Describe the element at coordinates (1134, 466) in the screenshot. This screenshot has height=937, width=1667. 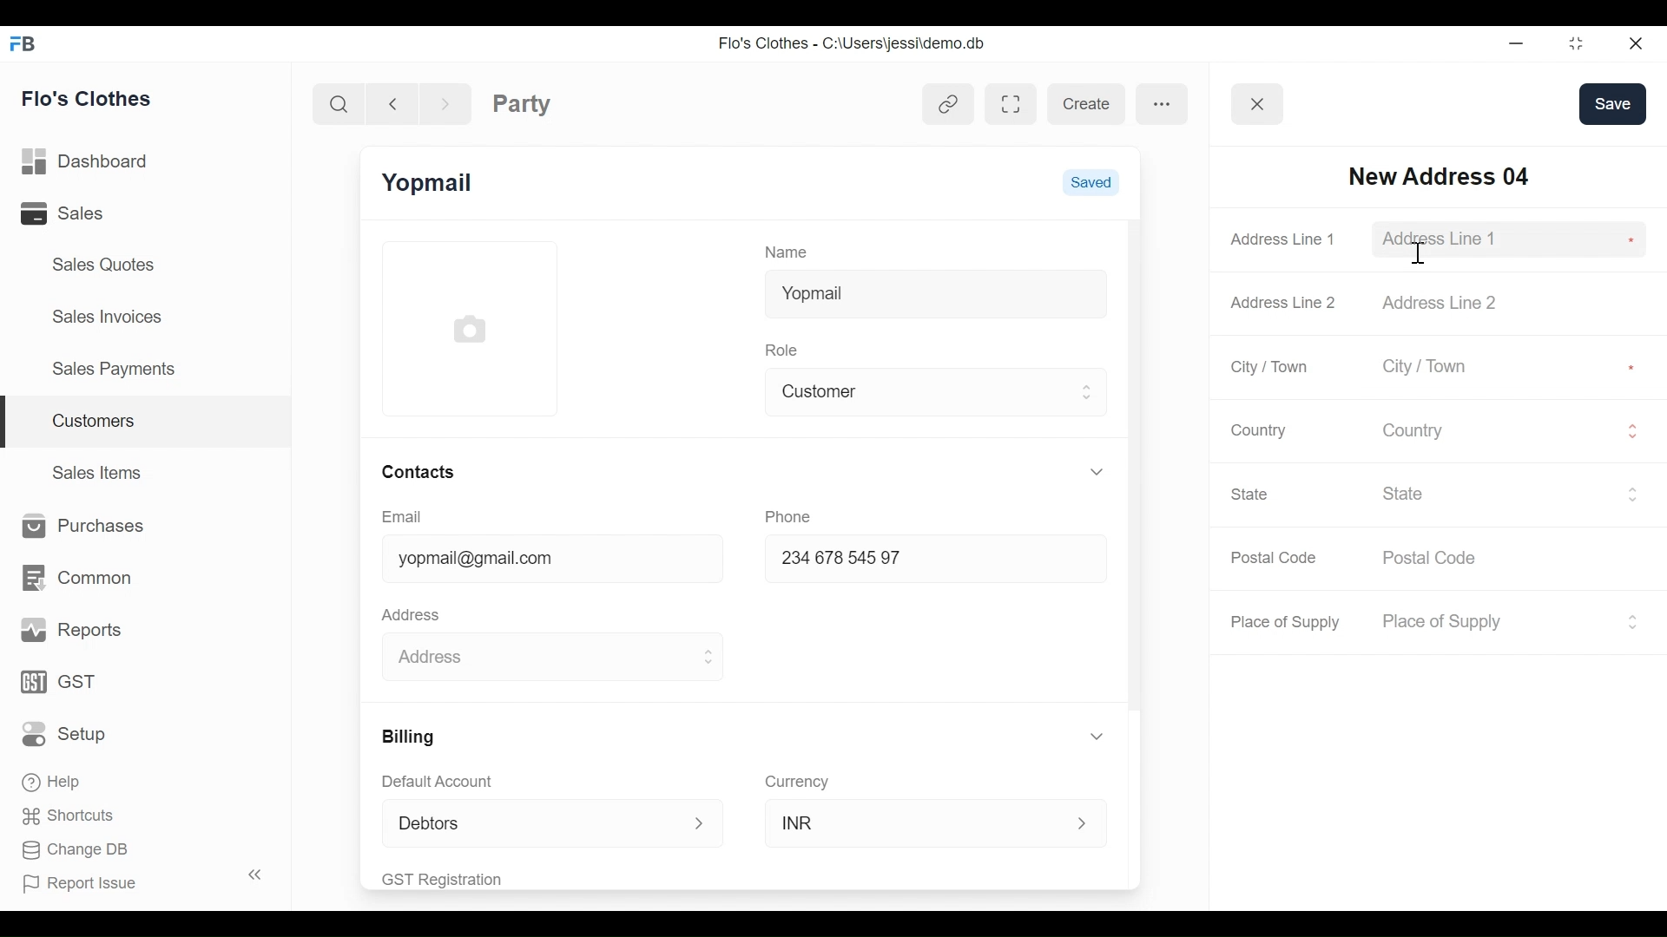
I see `Vertical Scroll bar` at that location.